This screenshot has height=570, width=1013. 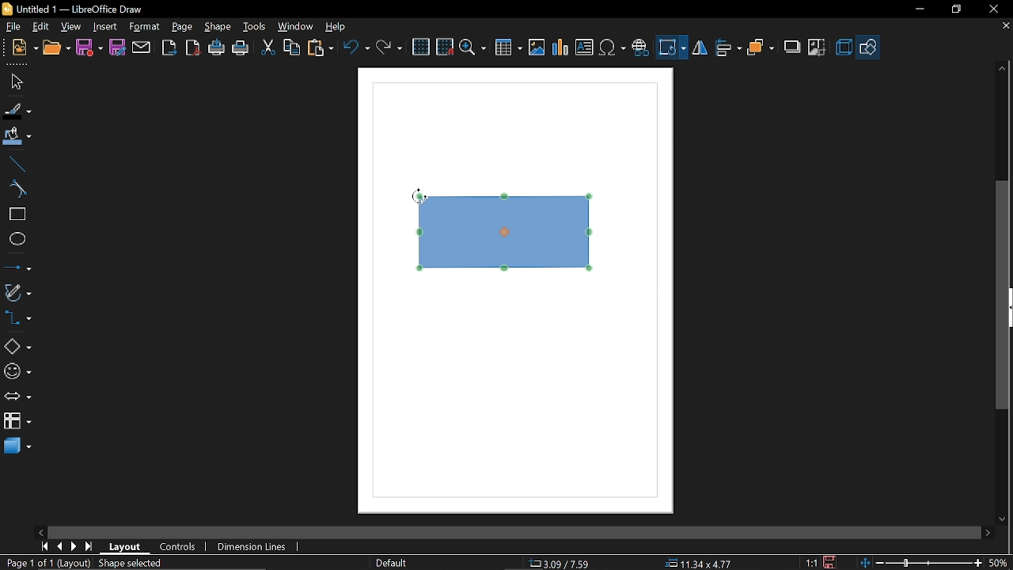 What do you see at coordinates (16, 215) in the screenshot?
I see `rectangle` at bounding box center [16, 215].